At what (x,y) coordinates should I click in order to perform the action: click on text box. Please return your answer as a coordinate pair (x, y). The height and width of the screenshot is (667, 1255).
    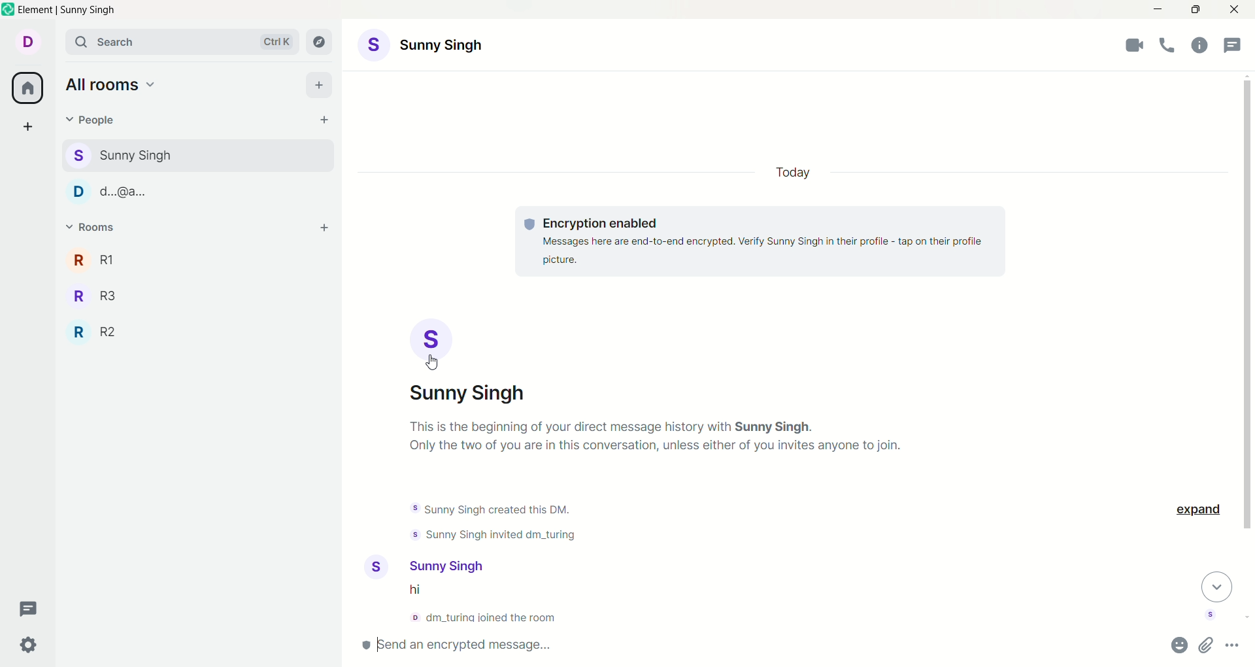
    Looking at the image, I should click on (509, 646).